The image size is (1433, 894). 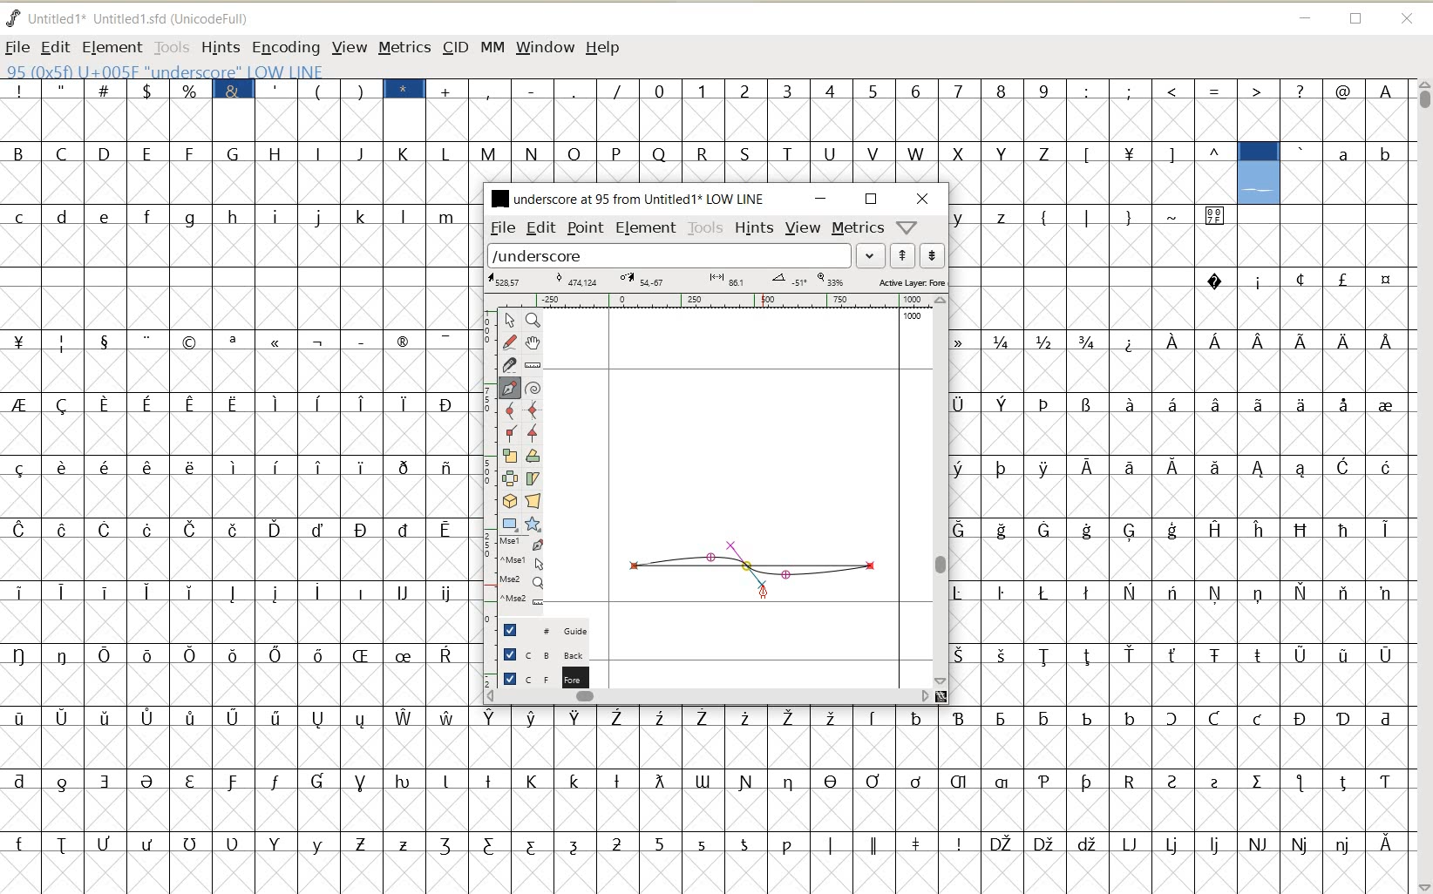 I want to click on GLYPHY CHARACTERS, so click(x=236, y=475).